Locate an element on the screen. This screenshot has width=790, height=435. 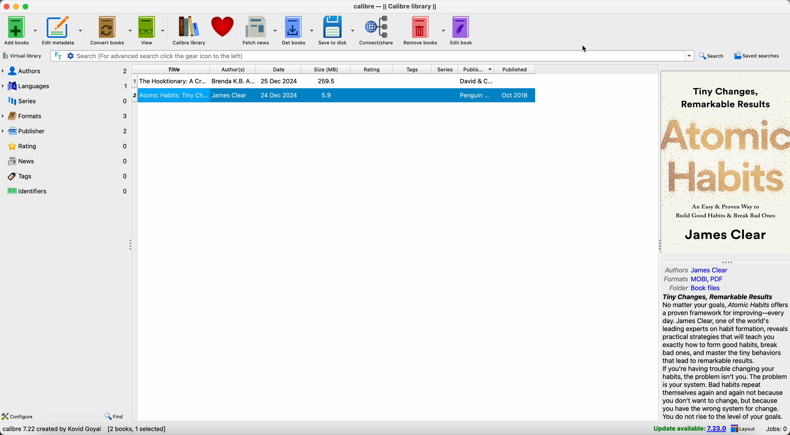
authors is located at coordinates (698, 269).